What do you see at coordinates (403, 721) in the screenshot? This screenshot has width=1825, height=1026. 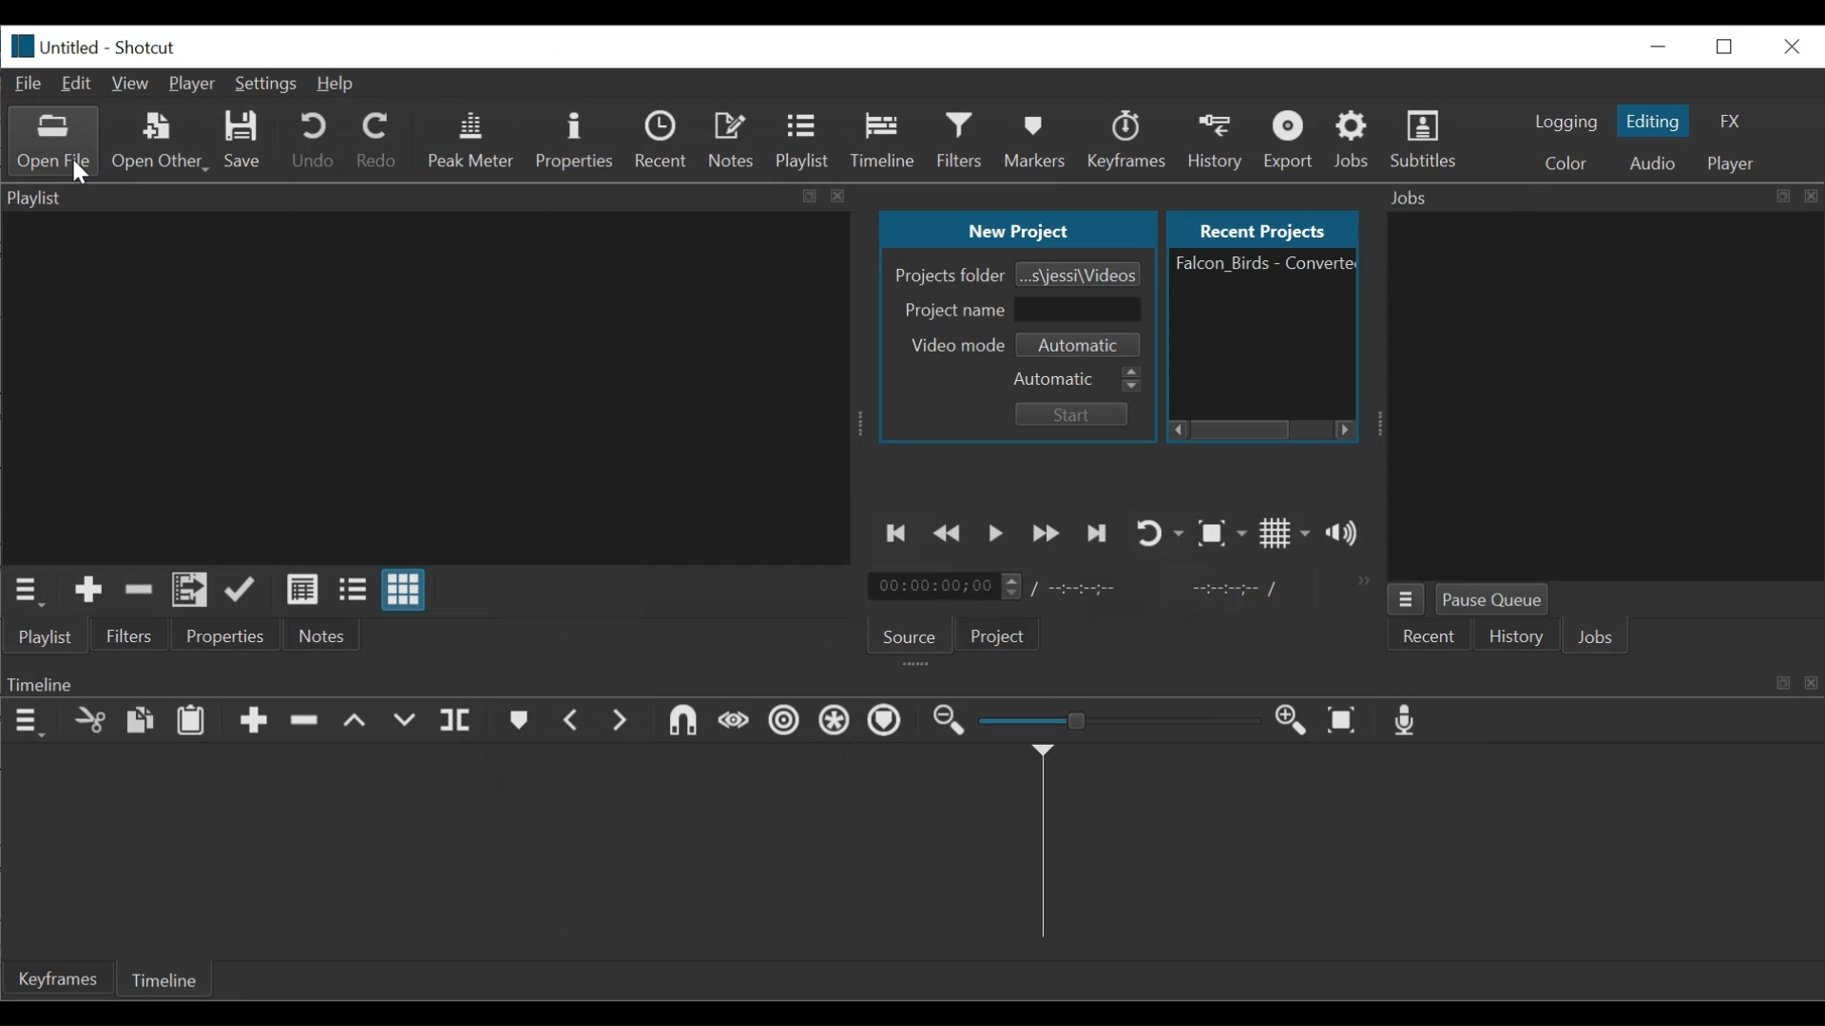 I see `Overwrite` at bounding box center [403, 721].